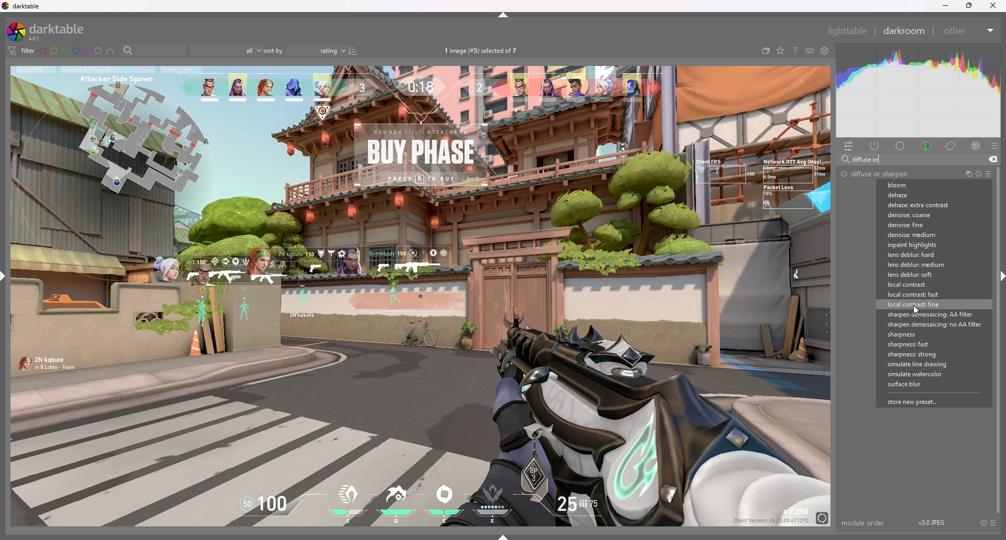  I want to click on heat graph, so click(919, 91).